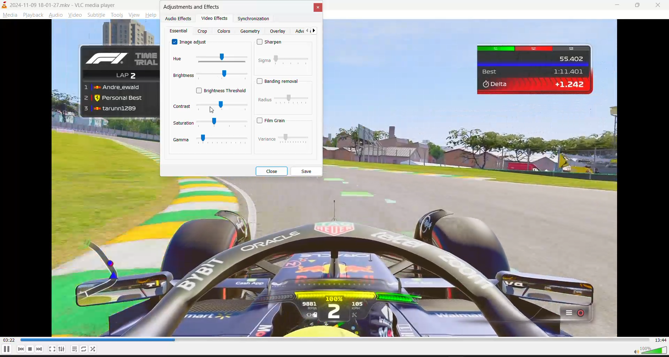 The image size is (669, 357). I want to click on geometry, so click(251, 31).